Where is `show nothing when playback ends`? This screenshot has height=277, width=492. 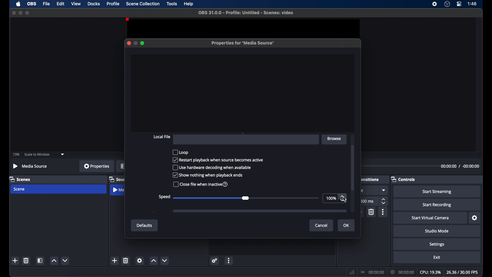
show nothing when playback ends is located at coordinates (208, 175).